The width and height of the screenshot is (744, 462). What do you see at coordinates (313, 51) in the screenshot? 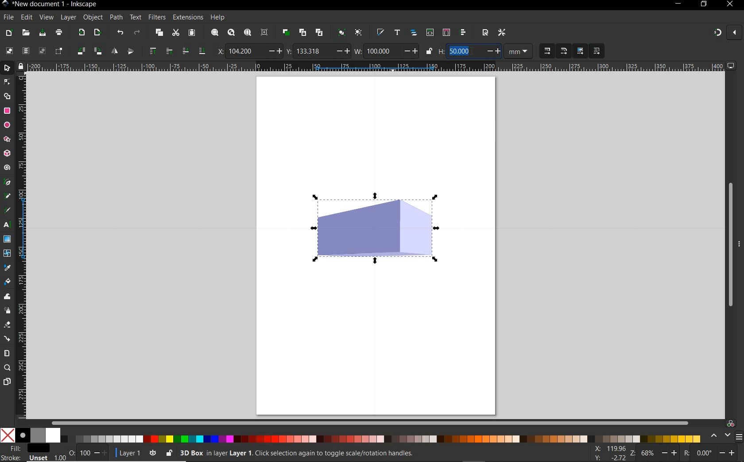
I see `133` at bounding box center [313, 51].